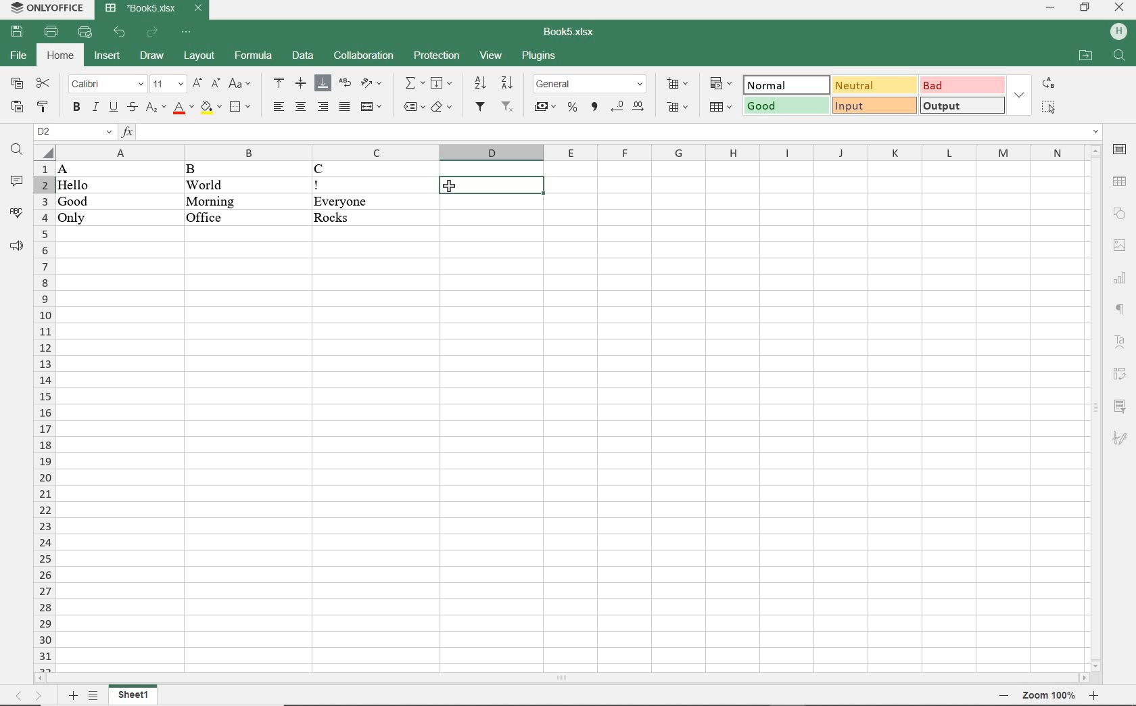 The height and width of the screenshot is (706, 1136). Describe the element at coordinates (449, 187) in the screenshot. I see `cursor` at that location.